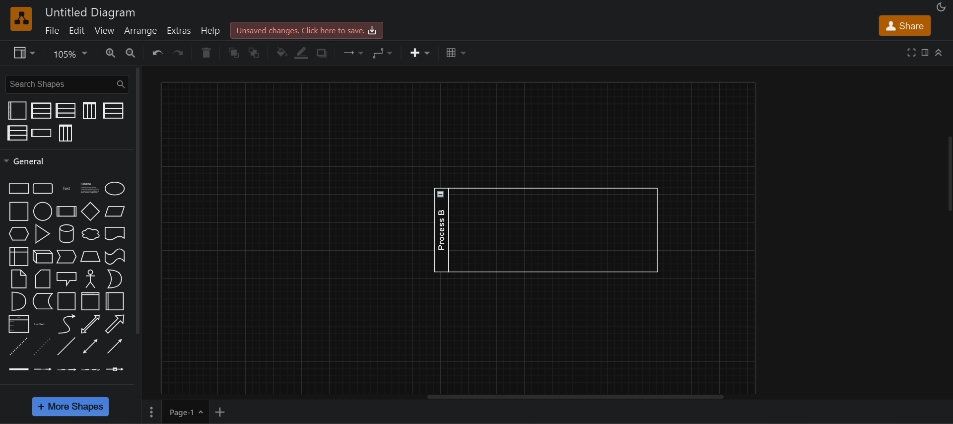 The width and height of the screenshot is (953, 424). Describe the element at coordinates (138, 200) in the screenshot. I see `general` at that location.